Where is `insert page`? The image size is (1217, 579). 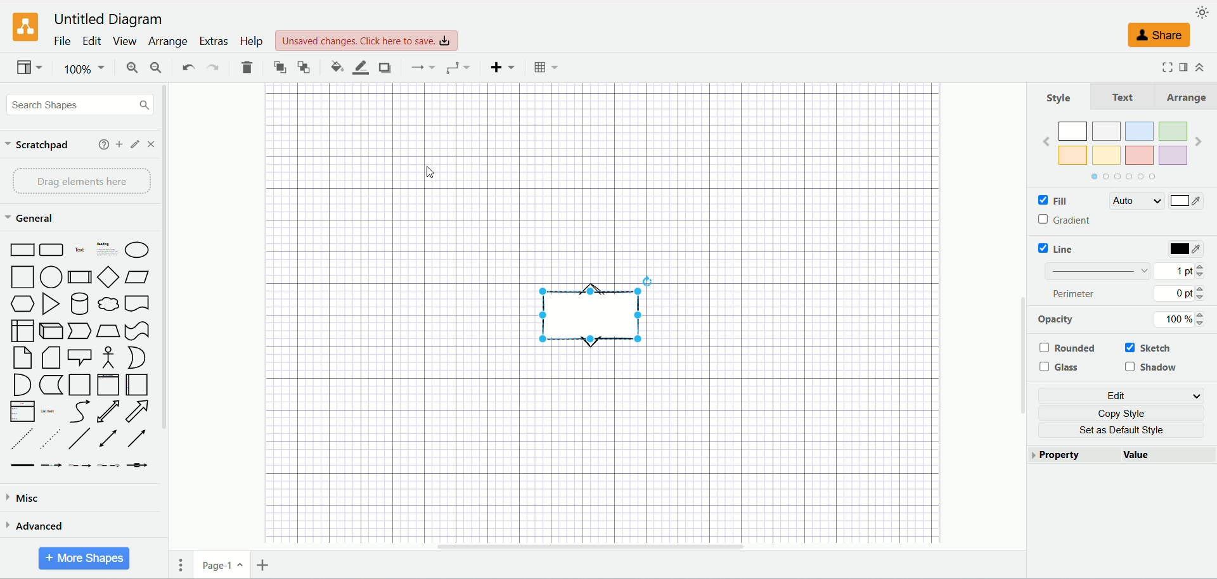 insert page is located at coordinates (267, 565).